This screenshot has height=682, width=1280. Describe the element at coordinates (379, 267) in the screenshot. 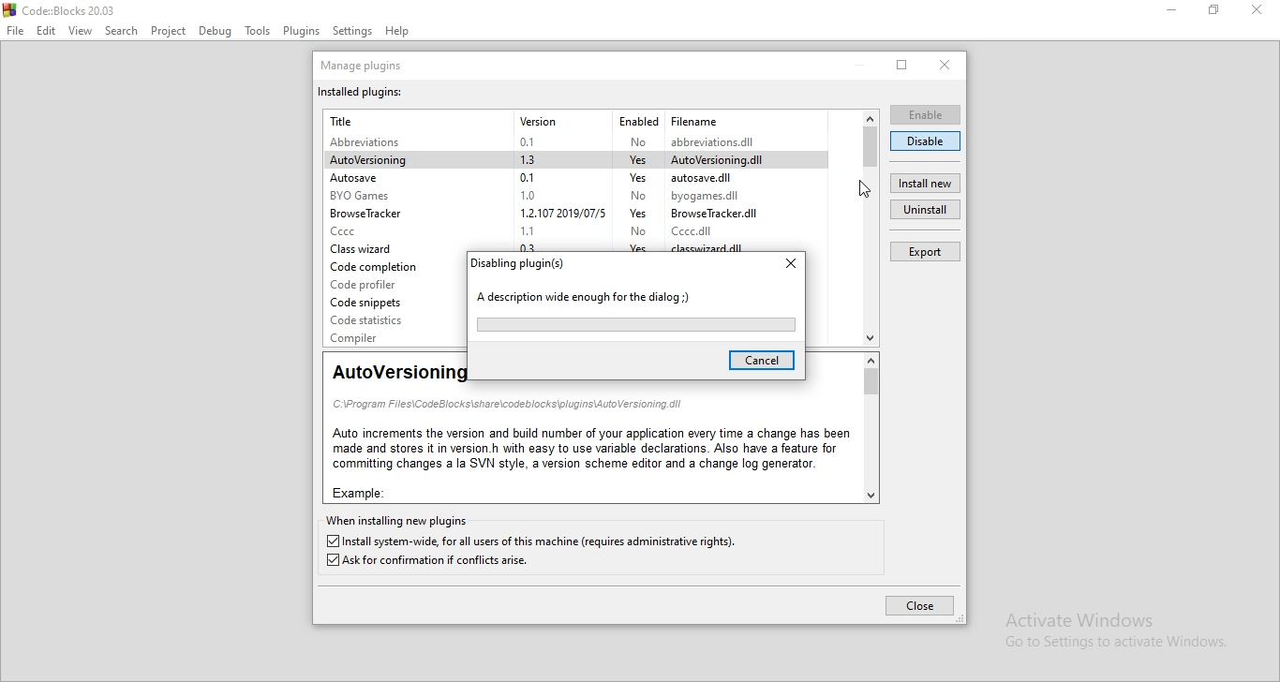

I see `Code completion` at that location.